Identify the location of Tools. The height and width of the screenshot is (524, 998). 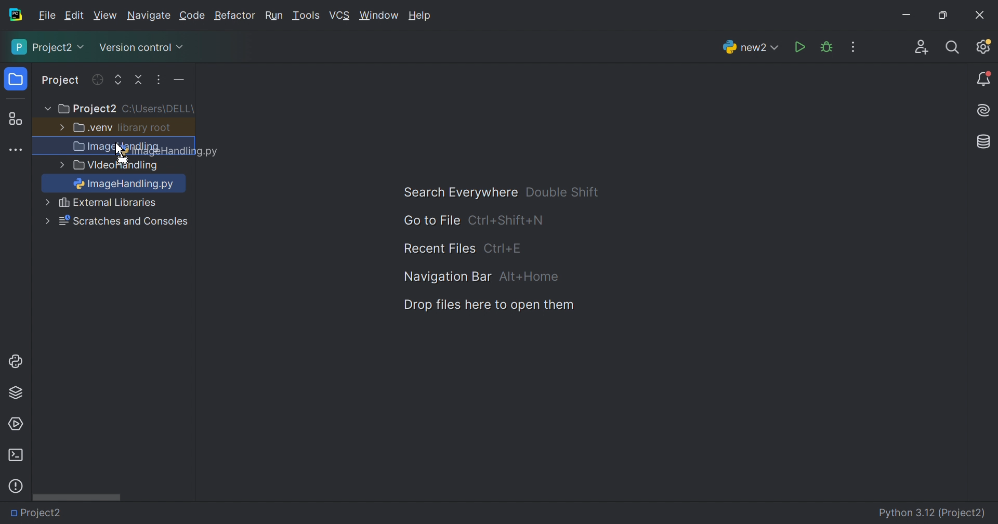
(305, 16).